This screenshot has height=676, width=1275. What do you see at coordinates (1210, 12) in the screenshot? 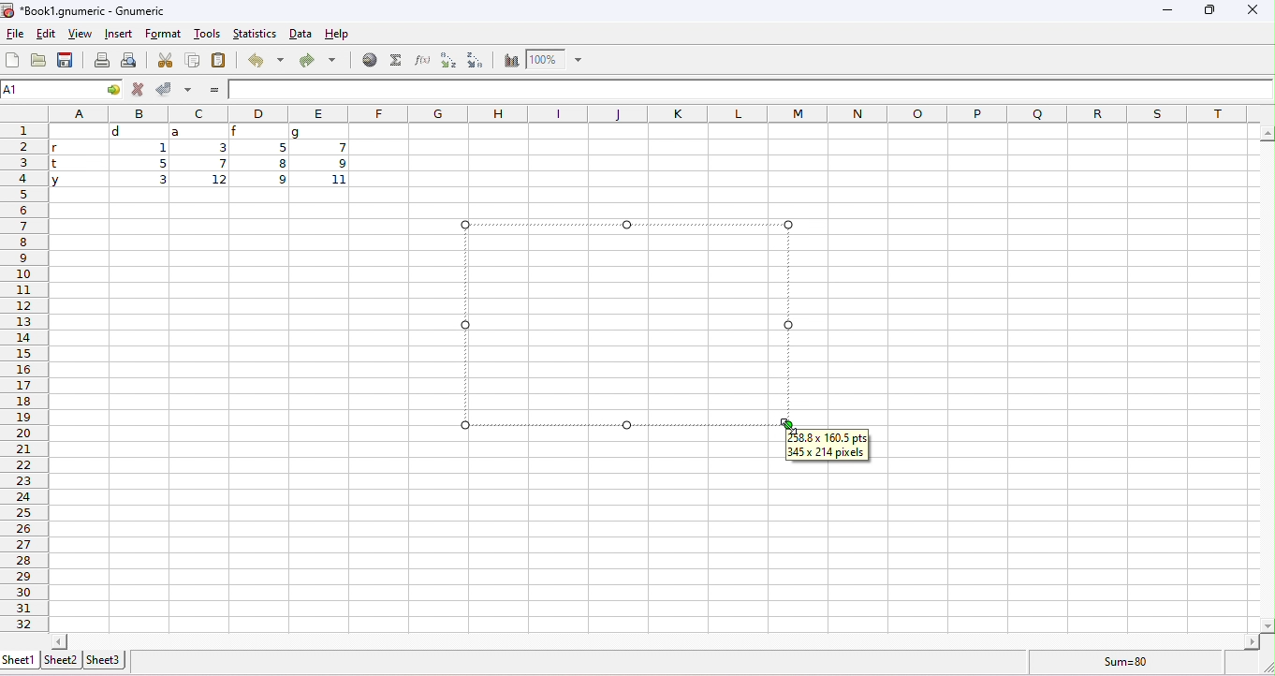
I see `maximize` at bounding box center [1210, 12].